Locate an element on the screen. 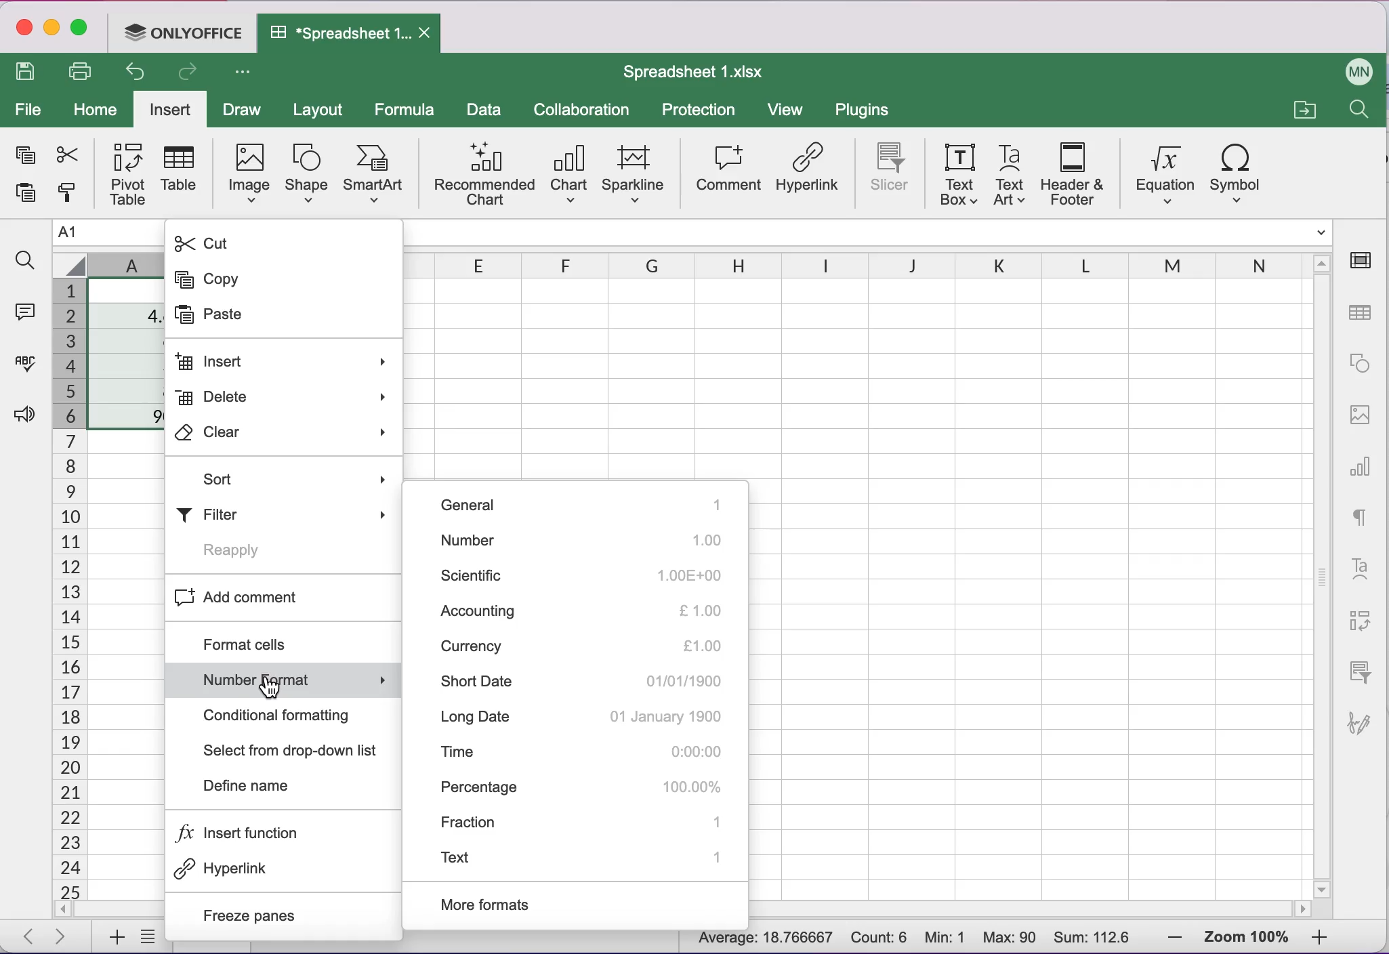  table is located at coordinates (1359, 313).